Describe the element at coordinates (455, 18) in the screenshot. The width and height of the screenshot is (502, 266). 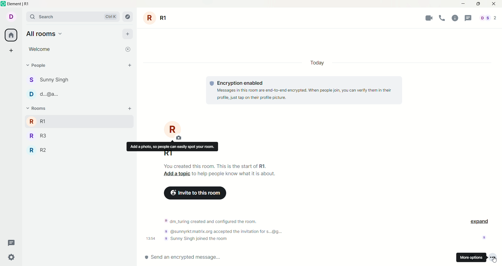
I see `help` at that location.